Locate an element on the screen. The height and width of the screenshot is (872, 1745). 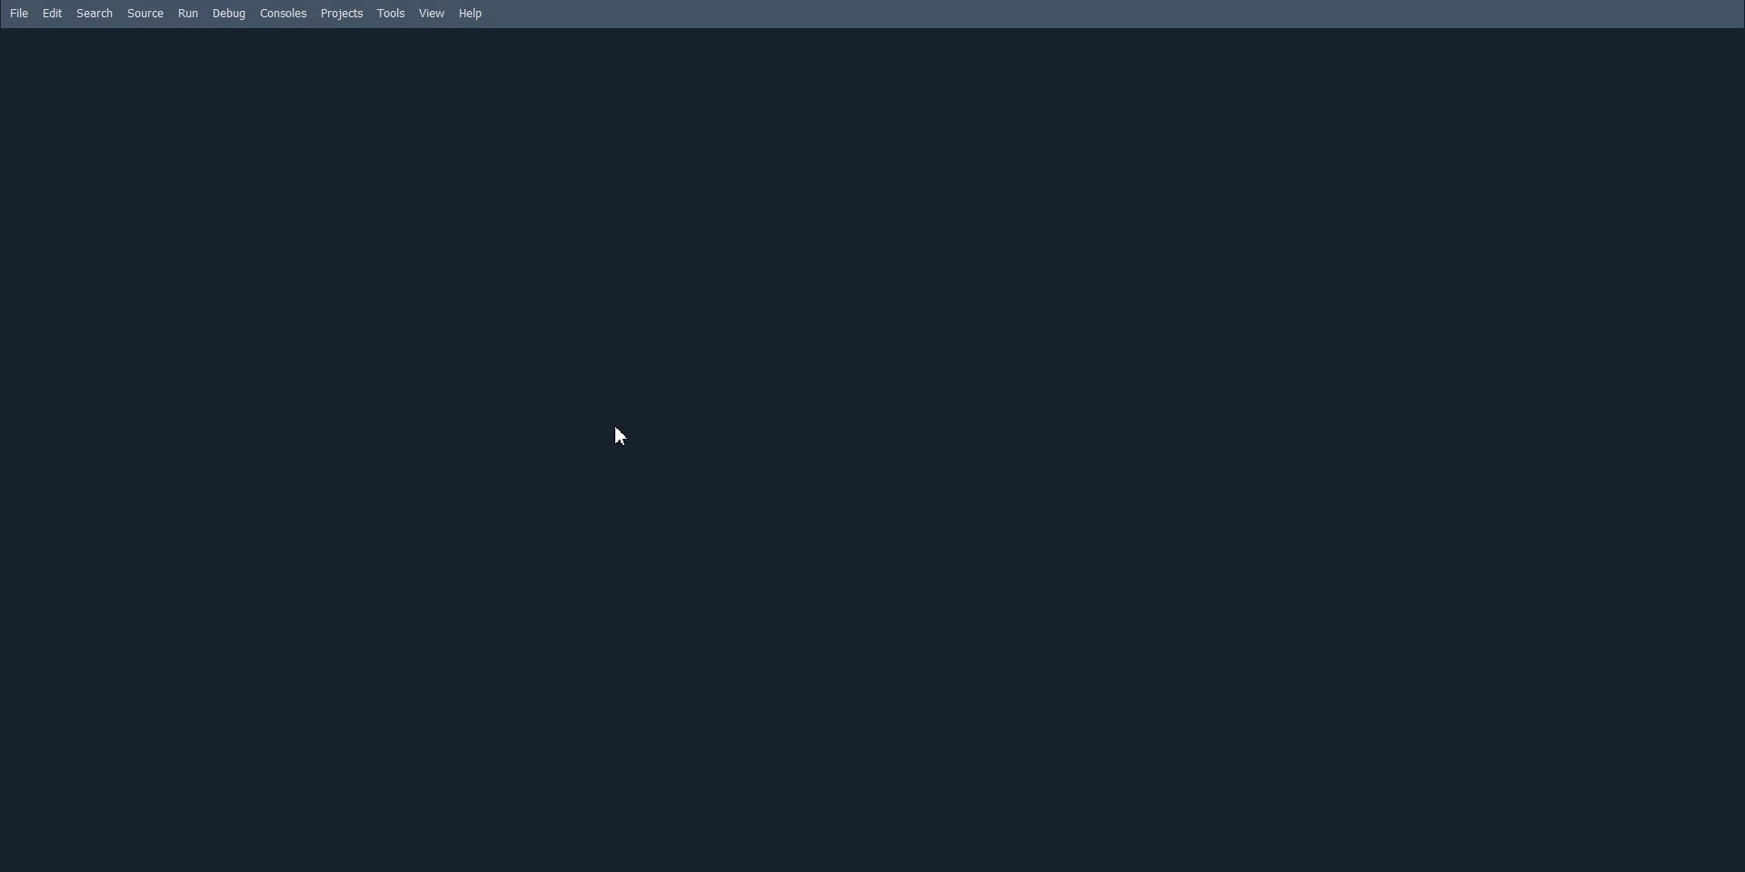
View is located at coordinates (433, 13).